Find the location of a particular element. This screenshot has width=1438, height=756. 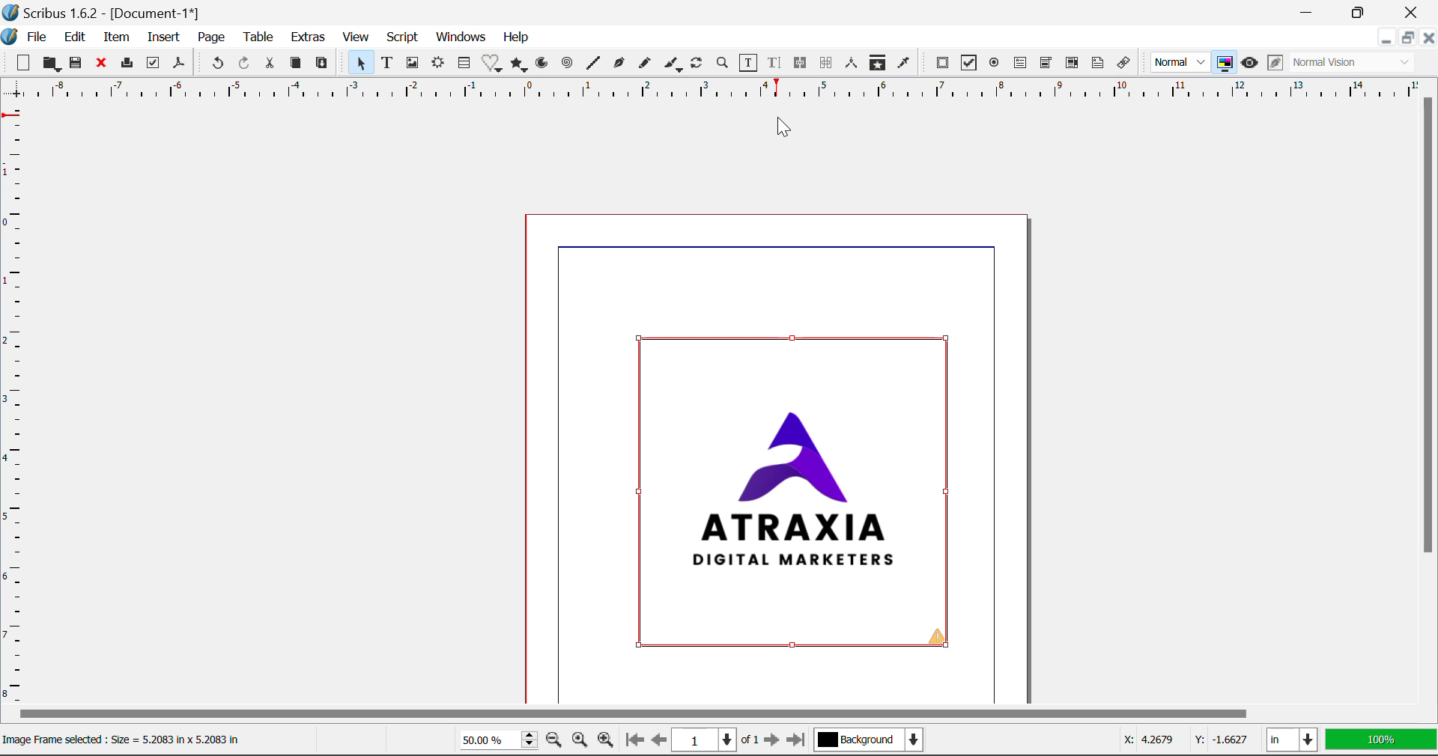

Text Frame is located at coordinates (387, 63).